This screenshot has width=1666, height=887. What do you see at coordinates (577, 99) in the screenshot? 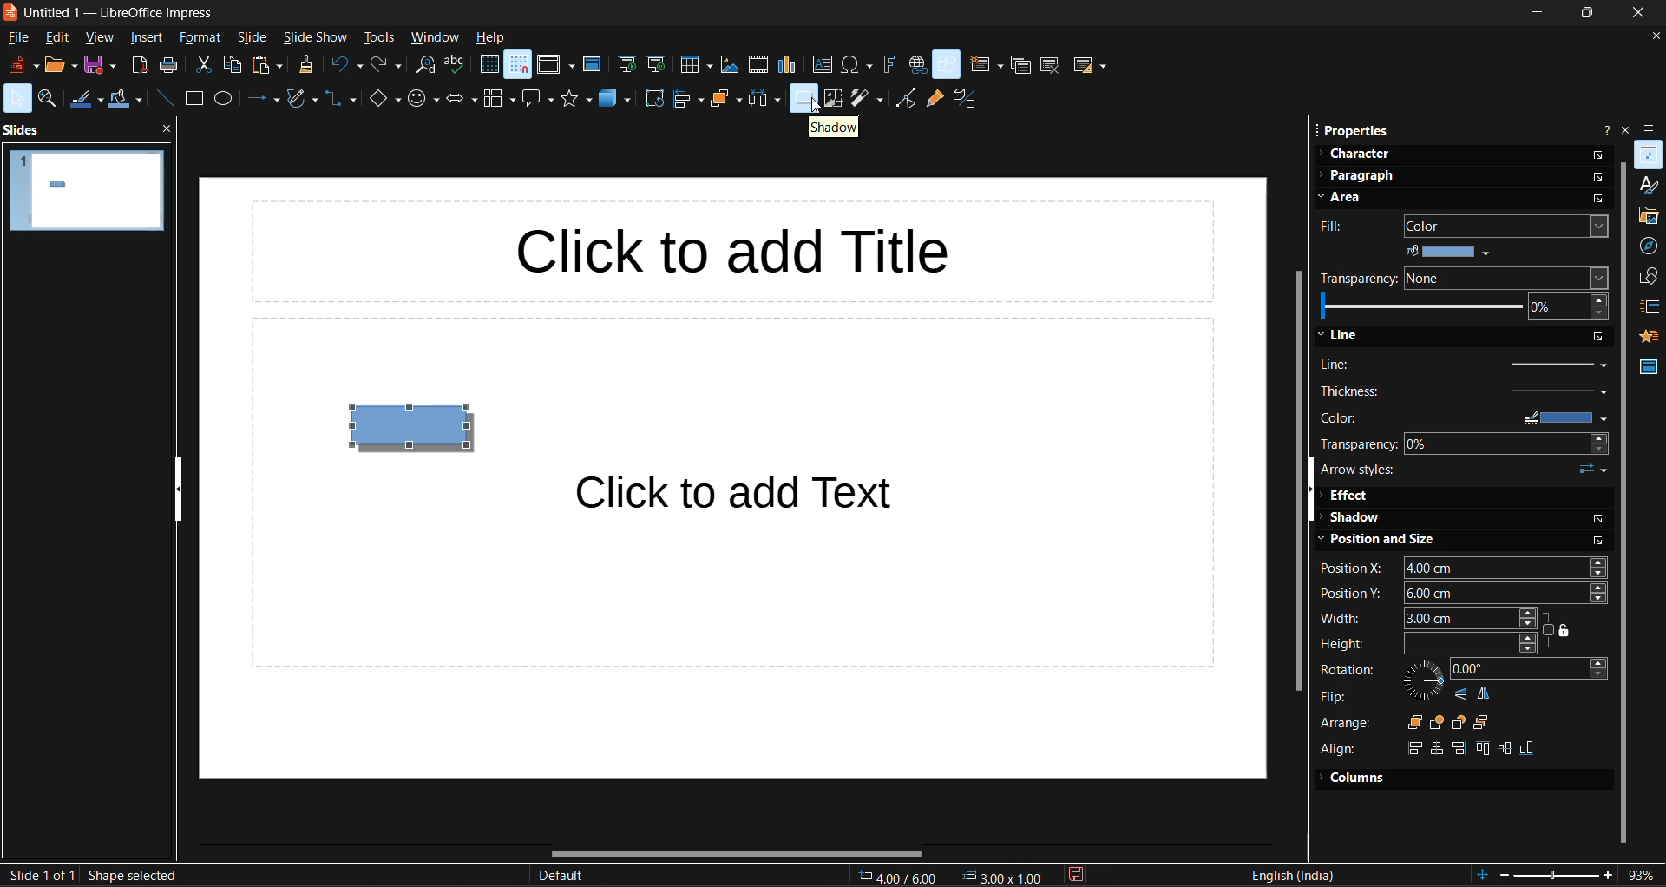
I see `stars and banners` at bounding box center [577, 99].